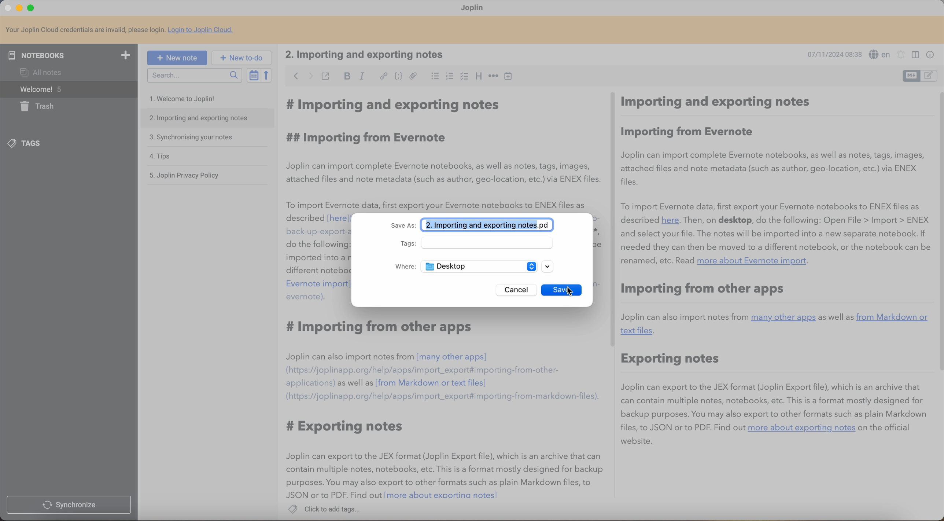 This screenshot has height=521, width=944. I want to click on where (location) Desktop, so click(464, 267).